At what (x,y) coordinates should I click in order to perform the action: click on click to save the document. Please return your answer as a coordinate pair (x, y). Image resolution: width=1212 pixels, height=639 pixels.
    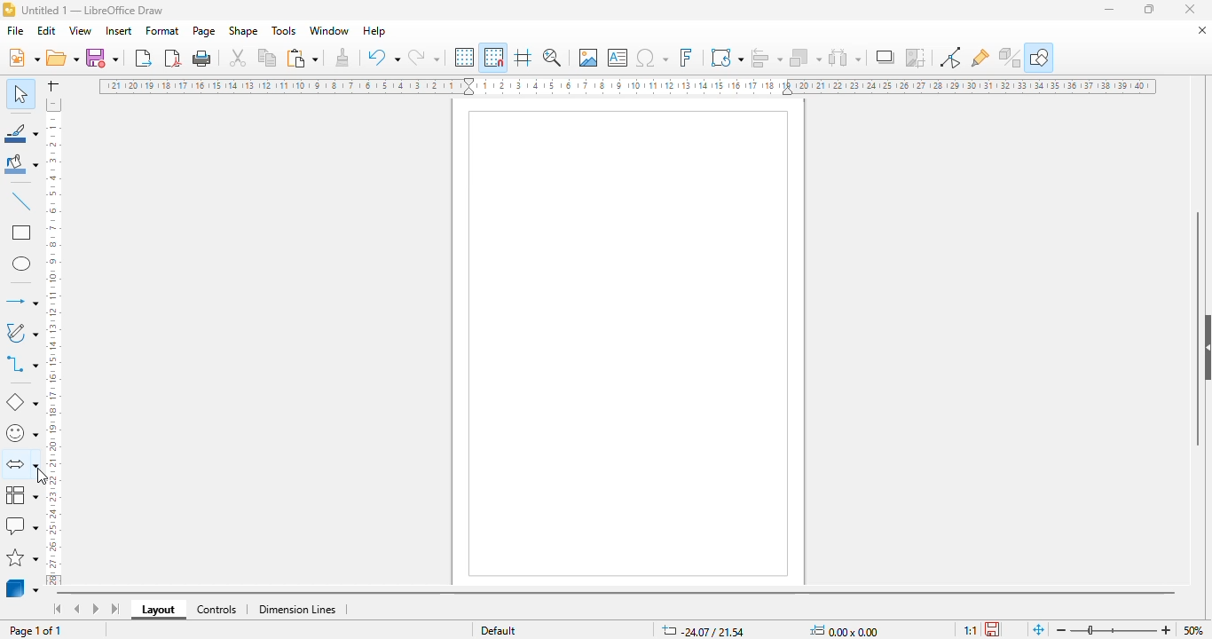
    Looking at the image, I should click on (992, 629).